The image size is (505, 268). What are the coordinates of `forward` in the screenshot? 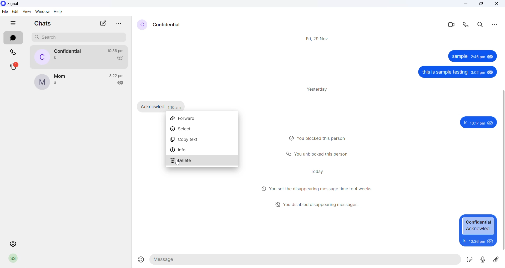 It's located at (204, 119).